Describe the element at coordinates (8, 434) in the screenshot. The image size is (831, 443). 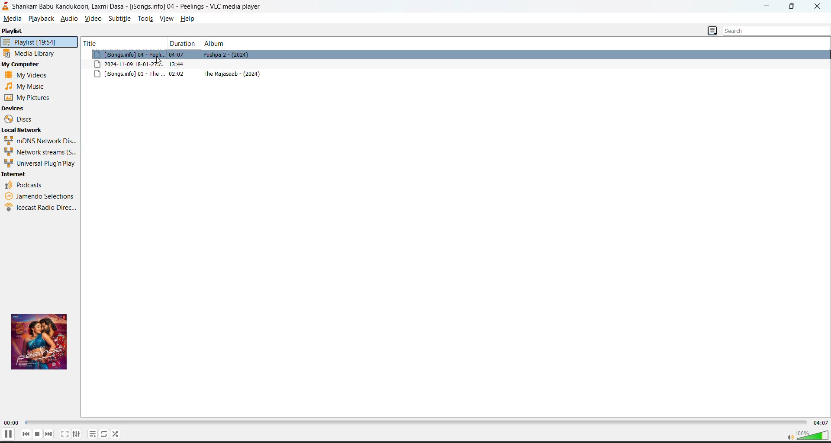
I see `play` at that location.